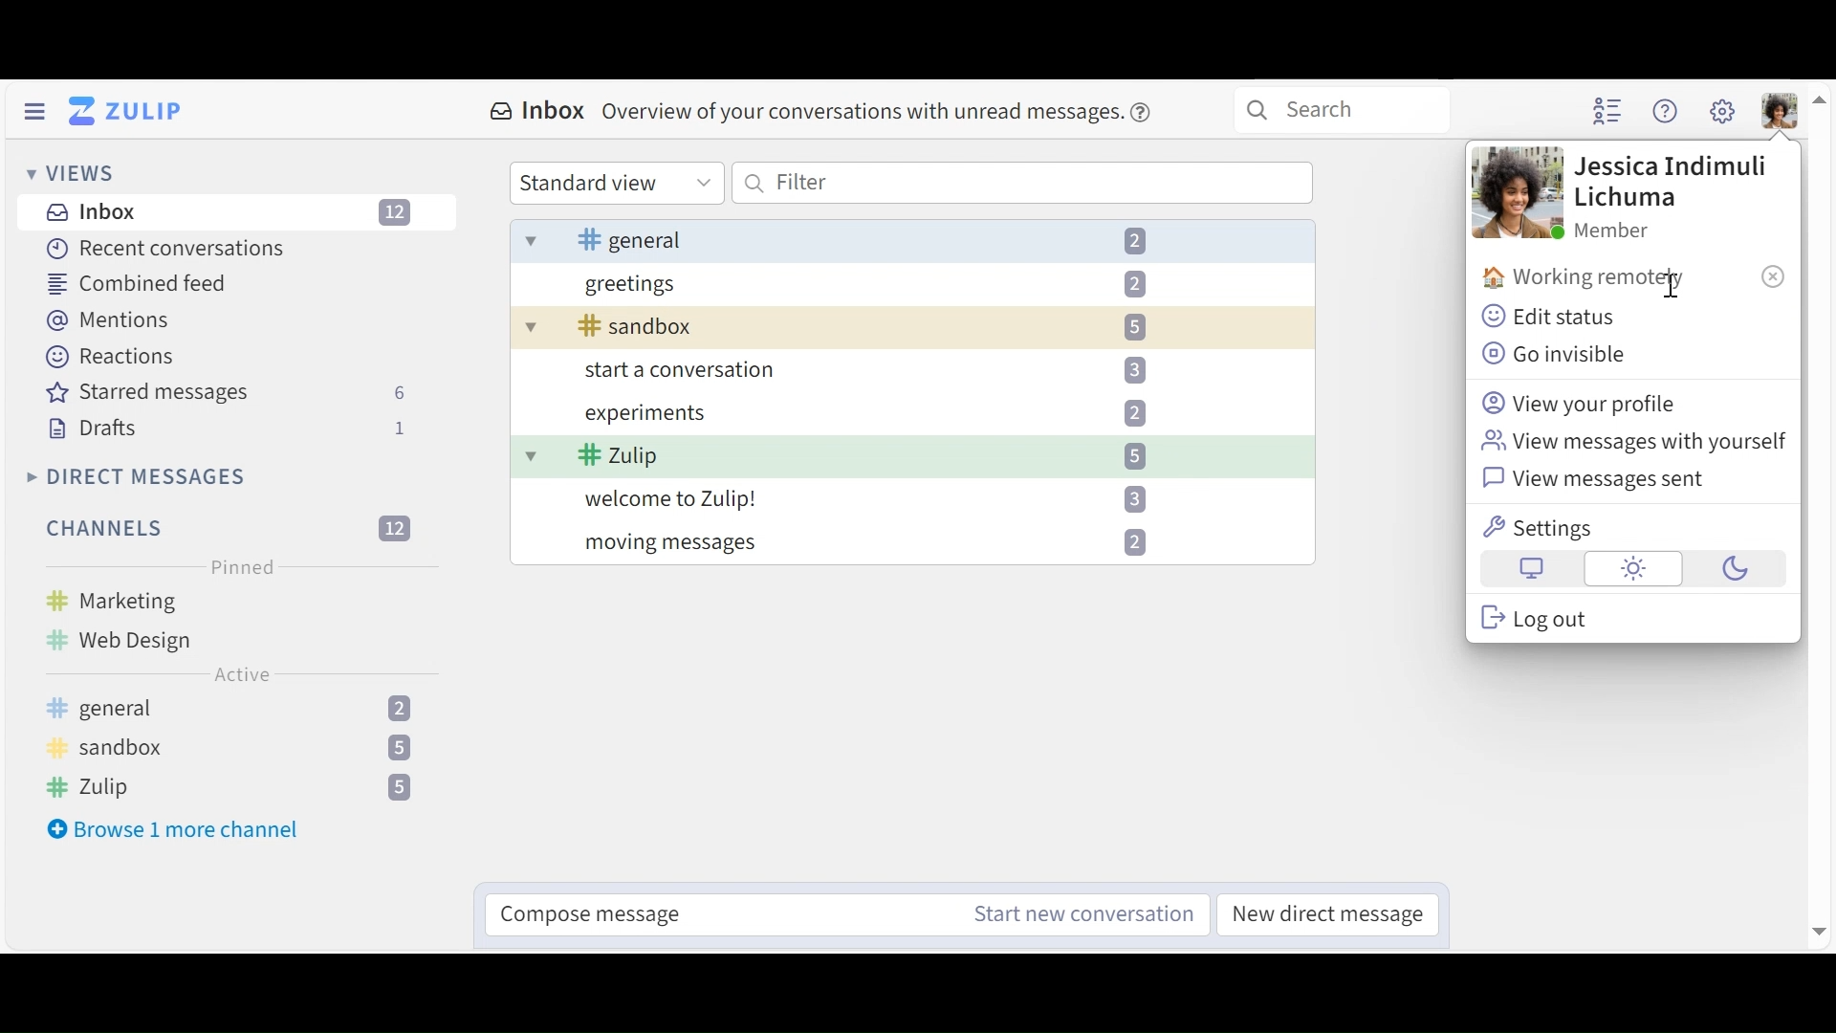 This screenshot has height=1033, width=1836. What do you see at coordinates (612, 411) in the screenshot?
I see `experiments` at bounding box center [612, 411].